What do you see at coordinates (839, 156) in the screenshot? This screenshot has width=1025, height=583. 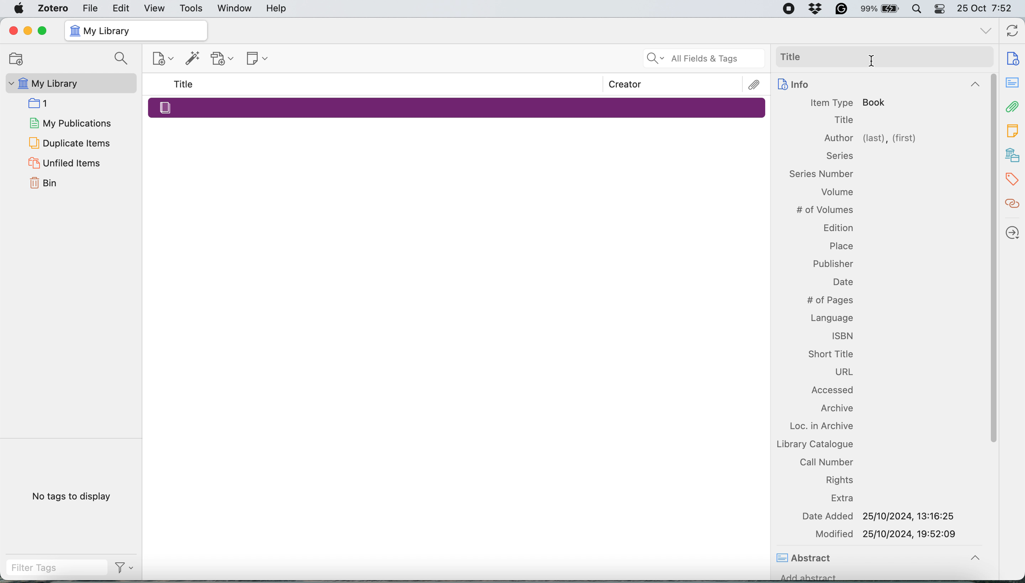 I see `` at bounding box center [839, 156].